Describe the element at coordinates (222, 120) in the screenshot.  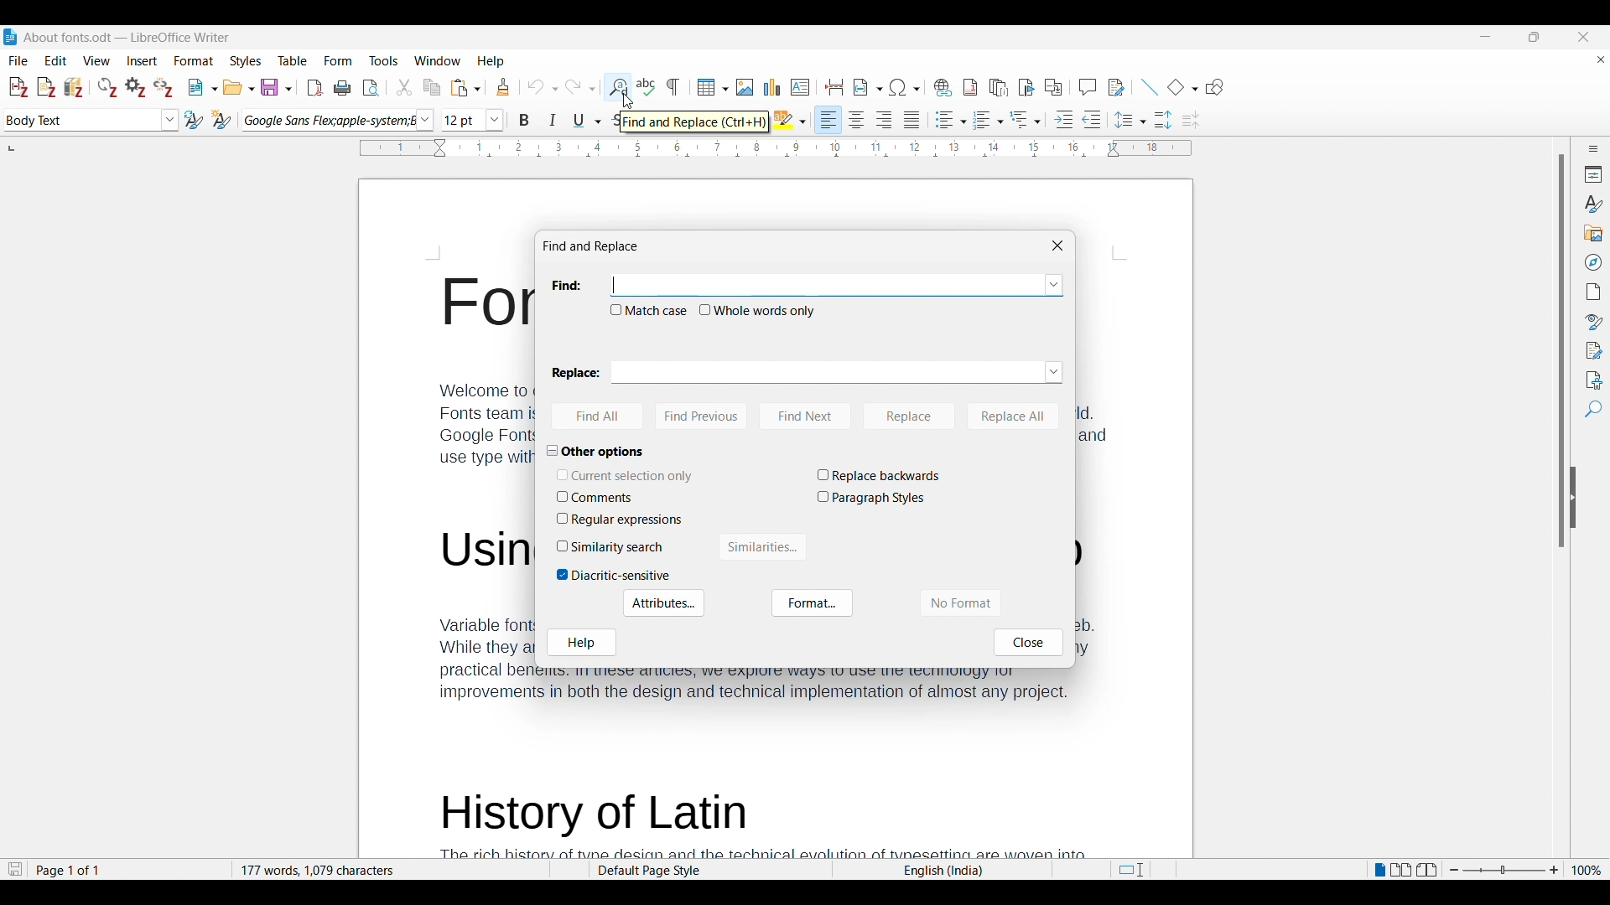
I see `New style from selection` at that location.